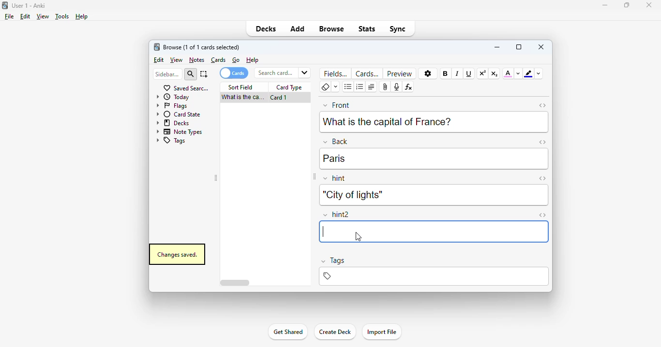 The height and width of the screenshot is (347, 661). What do you see at coordinates (287, 332) in the screenshot?
I see `get shared` at bounding box center [287, 332].